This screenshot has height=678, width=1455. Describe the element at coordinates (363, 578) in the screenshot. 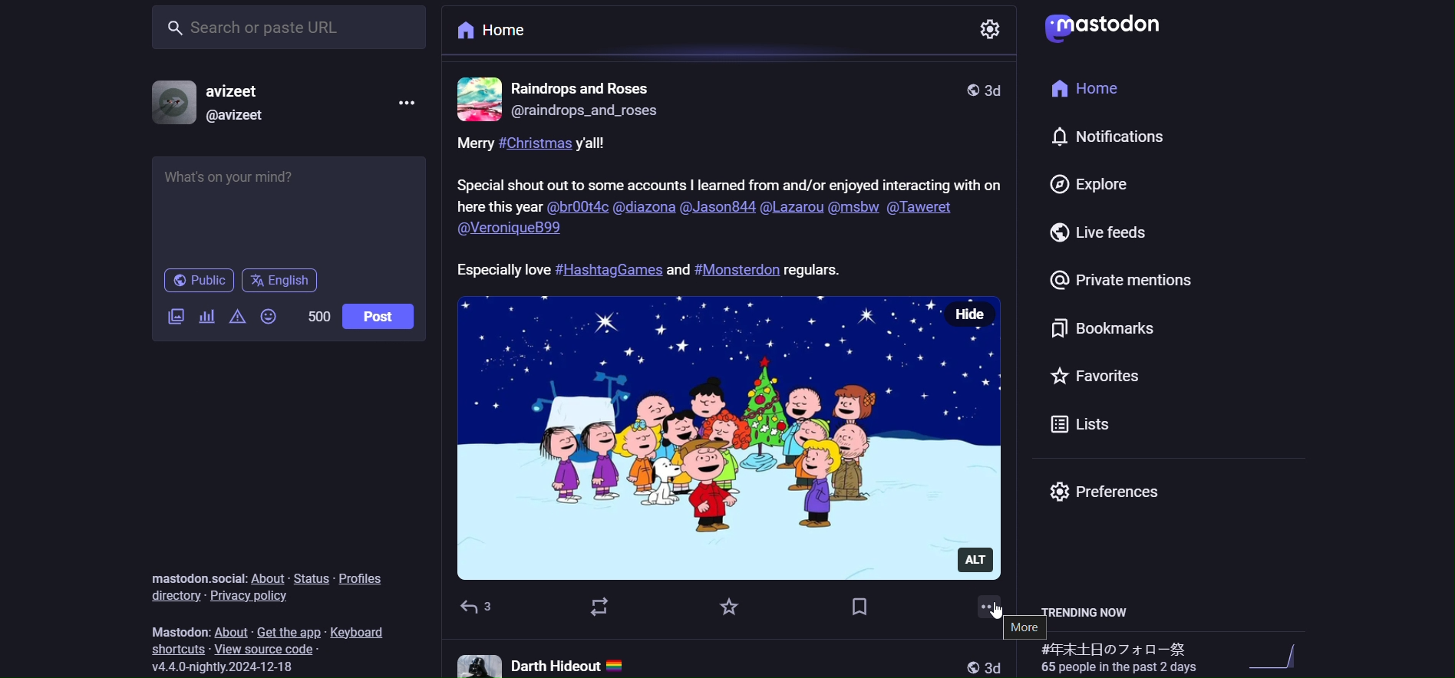

I see `profiles` at that location.